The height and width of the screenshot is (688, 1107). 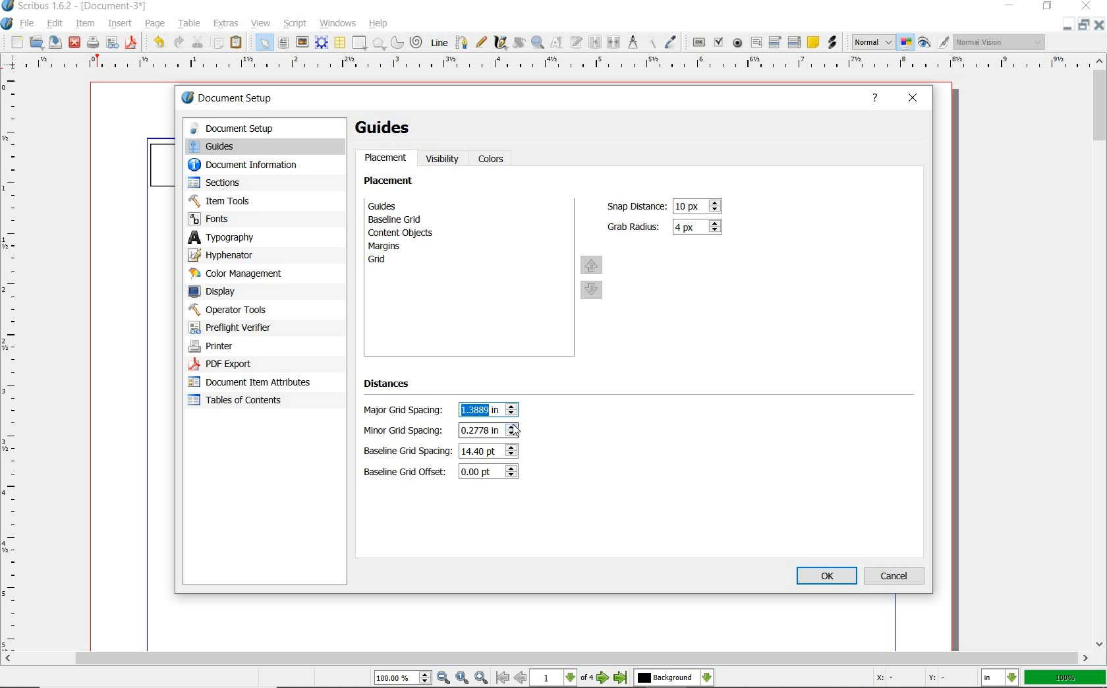 I want to click on measurements, so click(x=631, y=42).